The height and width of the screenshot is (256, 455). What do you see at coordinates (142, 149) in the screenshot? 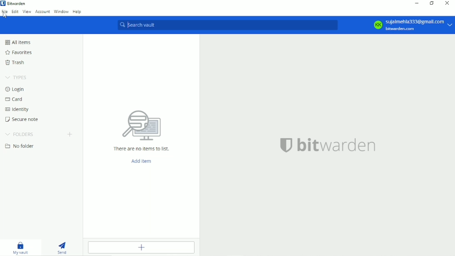
I see `There are no items to list` at bounding box center [142, 149].